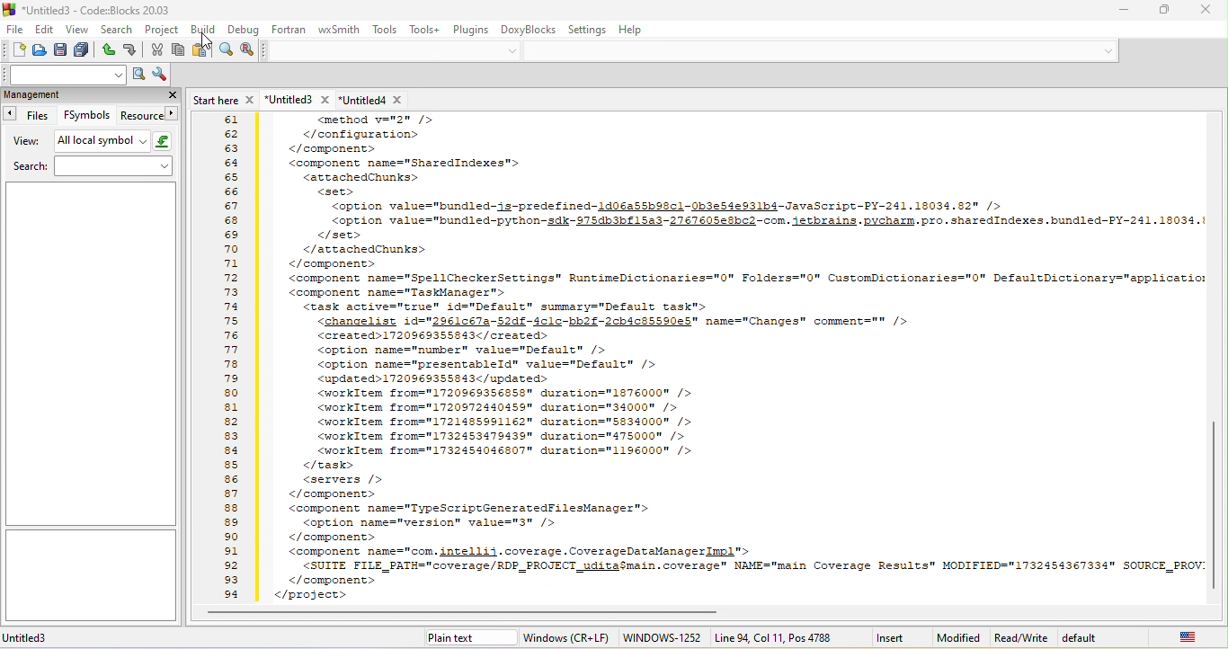 This screenshot has width=1228, height=649. I want to click on cursor, so click(200, 42).